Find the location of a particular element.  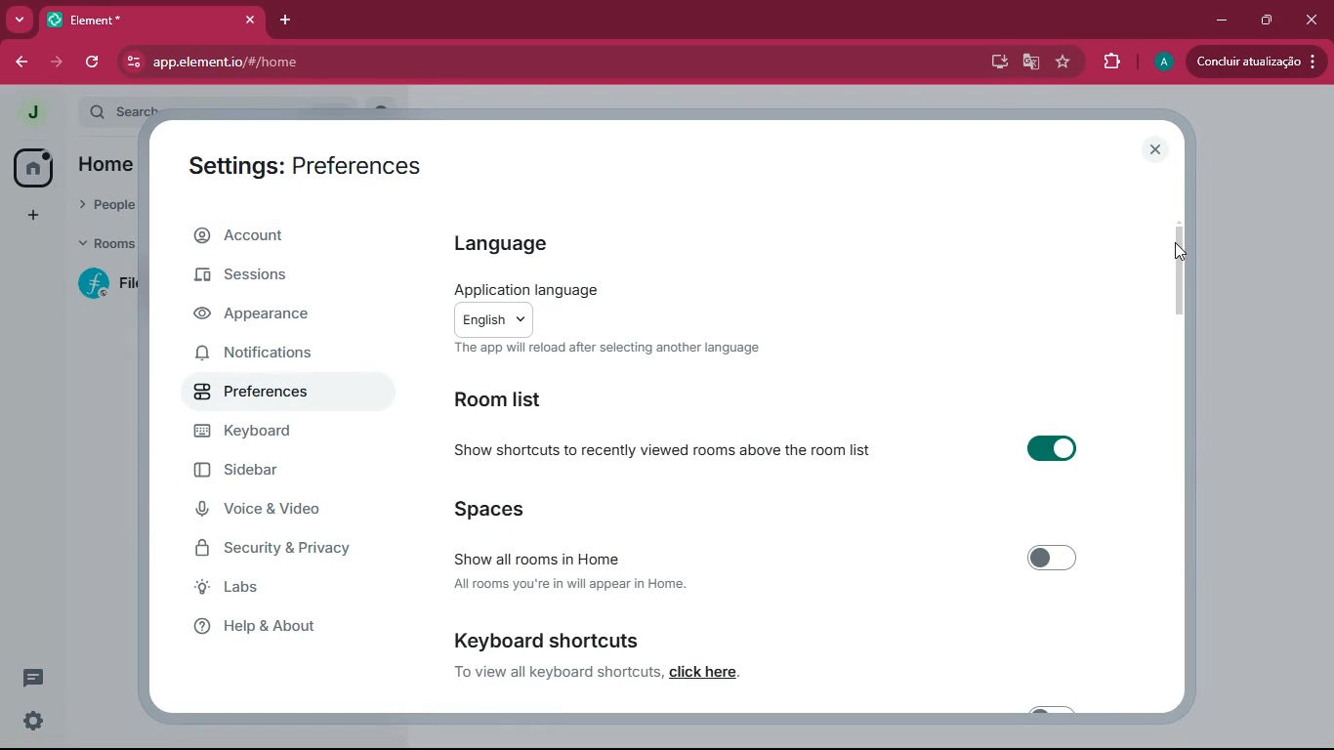

click here is located at coordinates (707, 673).